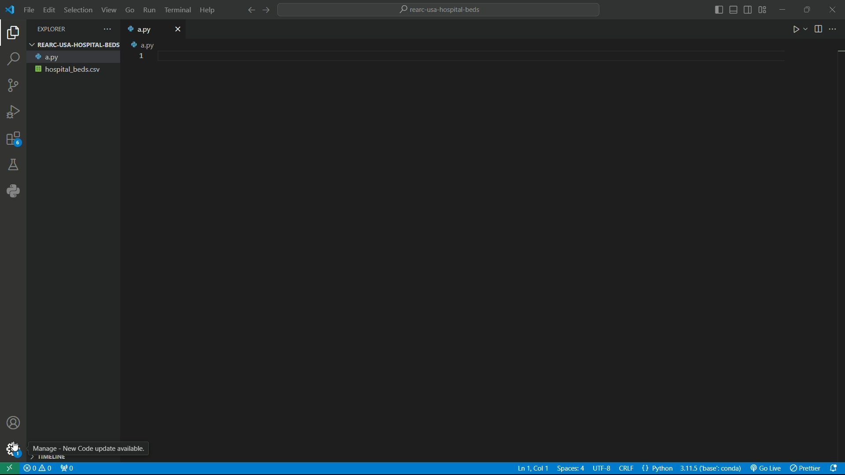 Image resolution: width=845 pixels, height=475 pixels. What do you see at coordinates (833, 10) in the screenshot?
I see `close app` at bounding box center [833, 10].